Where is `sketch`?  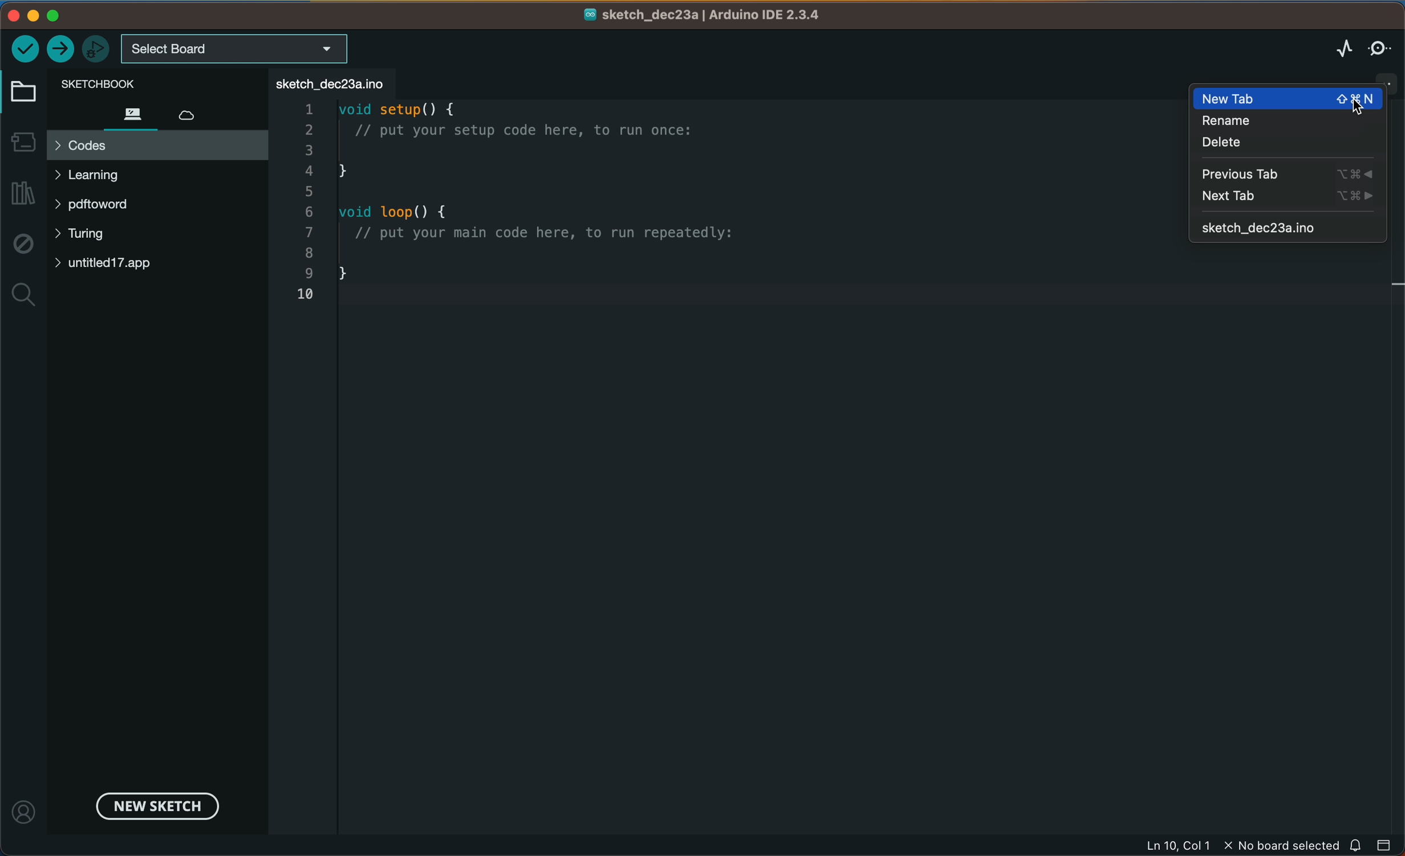 sketch is located at coordinates (1290, 228).